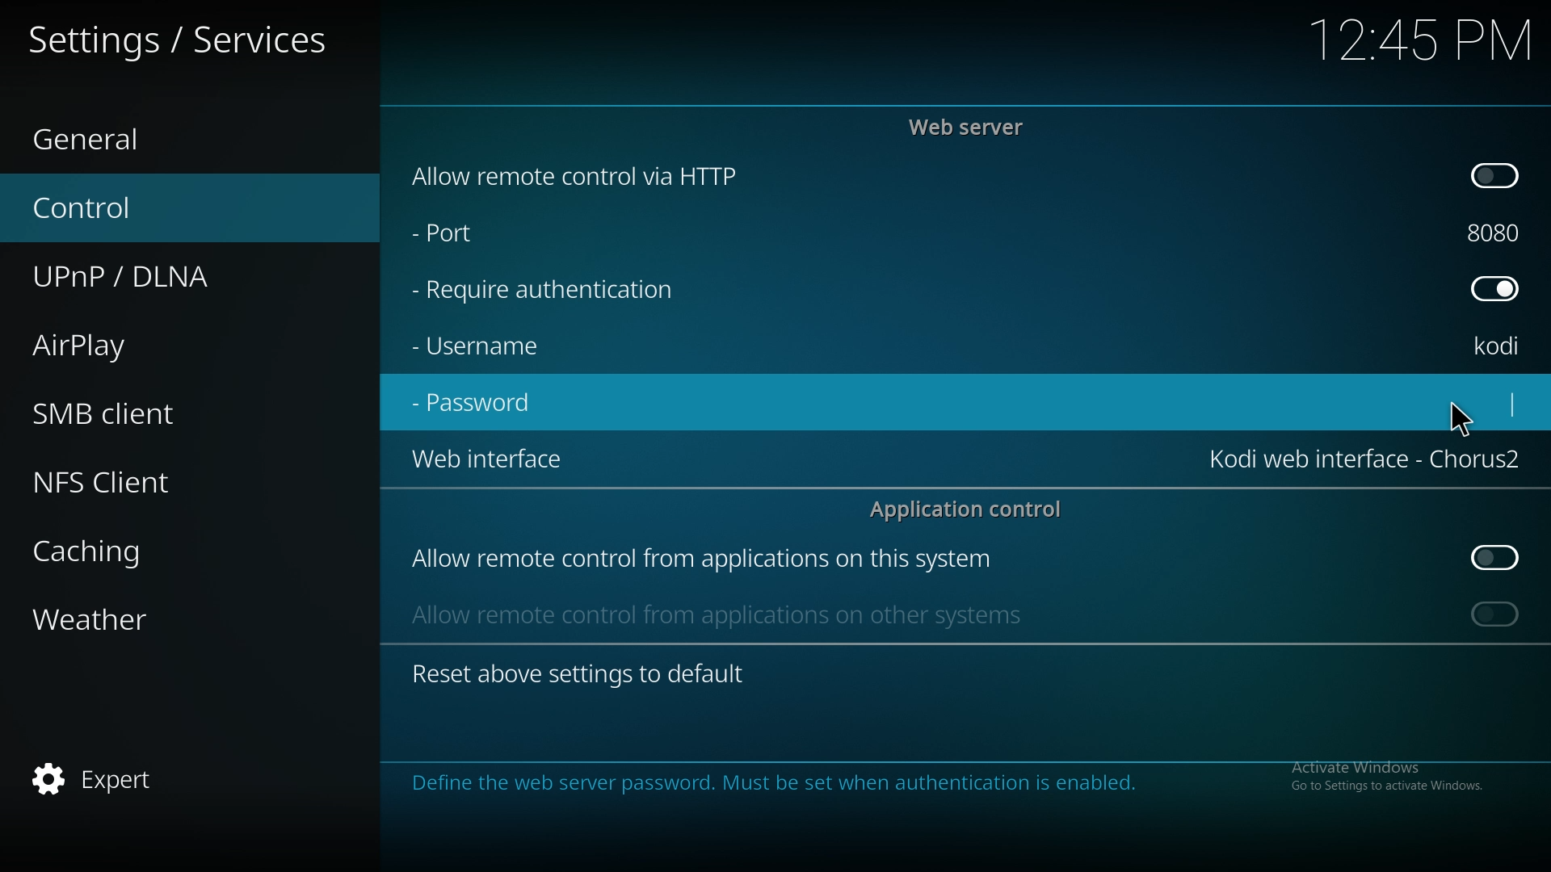 Image resolution: width=1551 pixels, height=872 pixels. Describe the element at coordinates (147, 623) in the screenshot. I see `weather` at that location.